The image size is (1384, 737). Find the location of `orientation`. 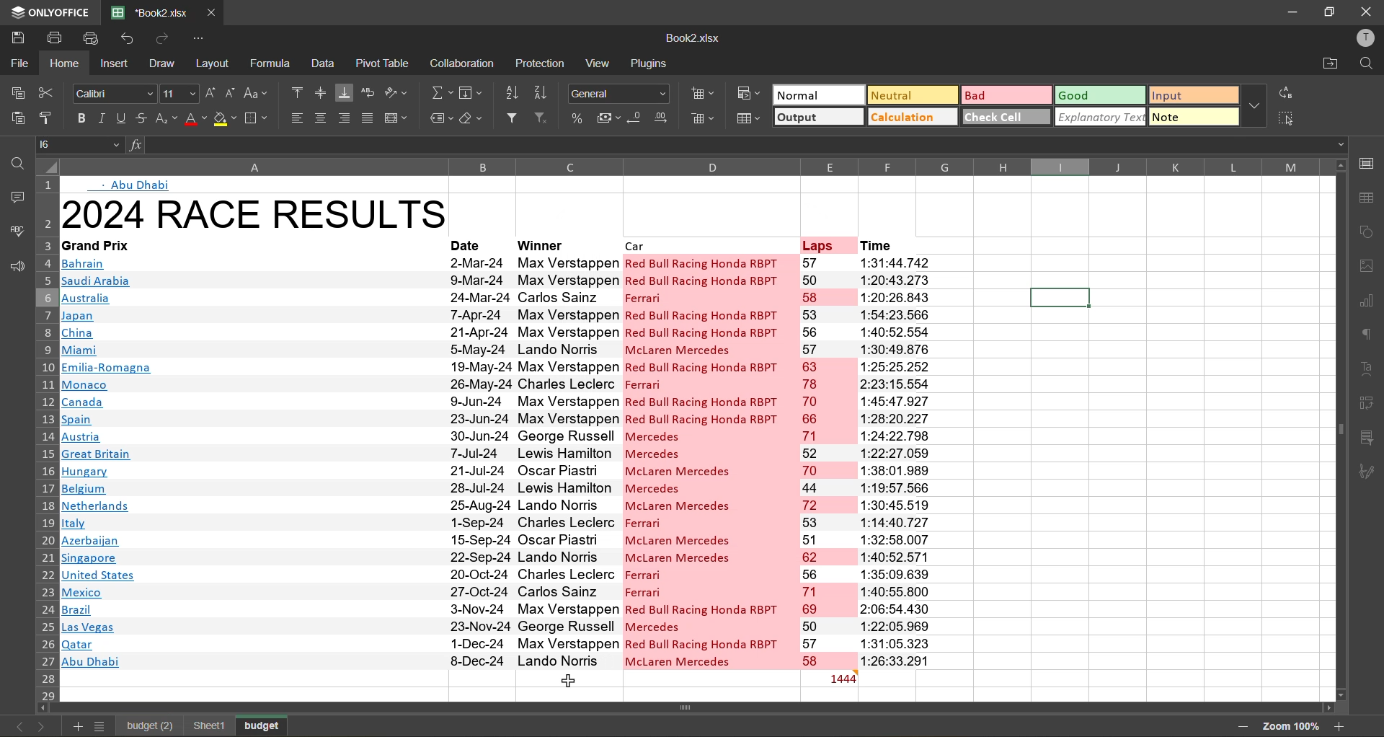

orientation is located at coordinates (398, 93).